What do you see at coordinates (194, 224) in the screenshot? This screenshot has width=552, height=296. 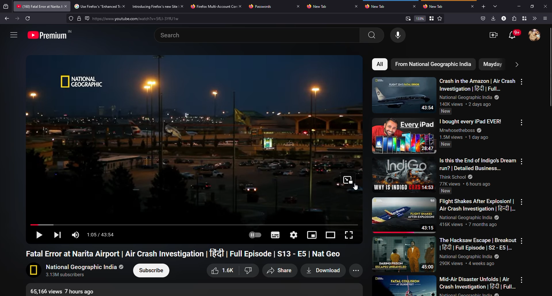 I see `move` at bounding box center [194, 224].